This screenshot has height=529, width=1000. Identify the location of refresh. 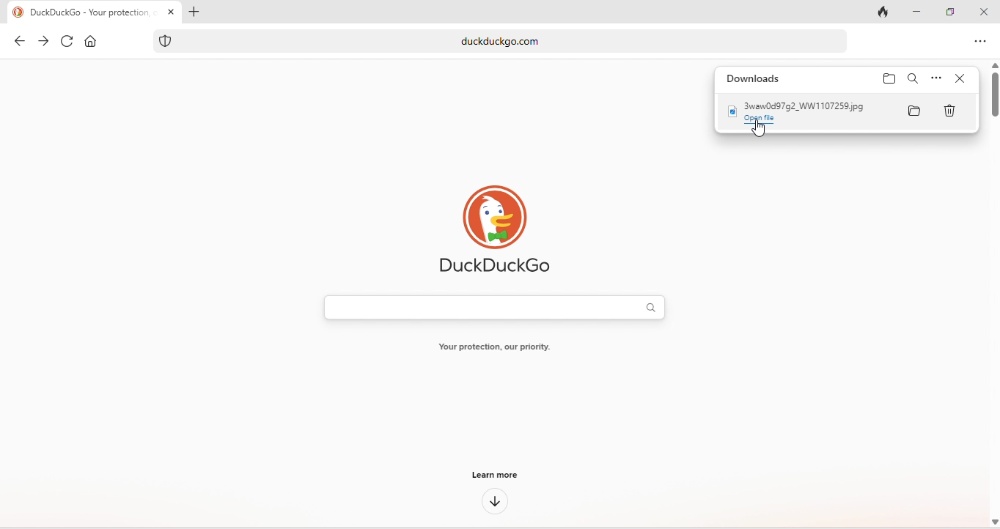
(66, 42).